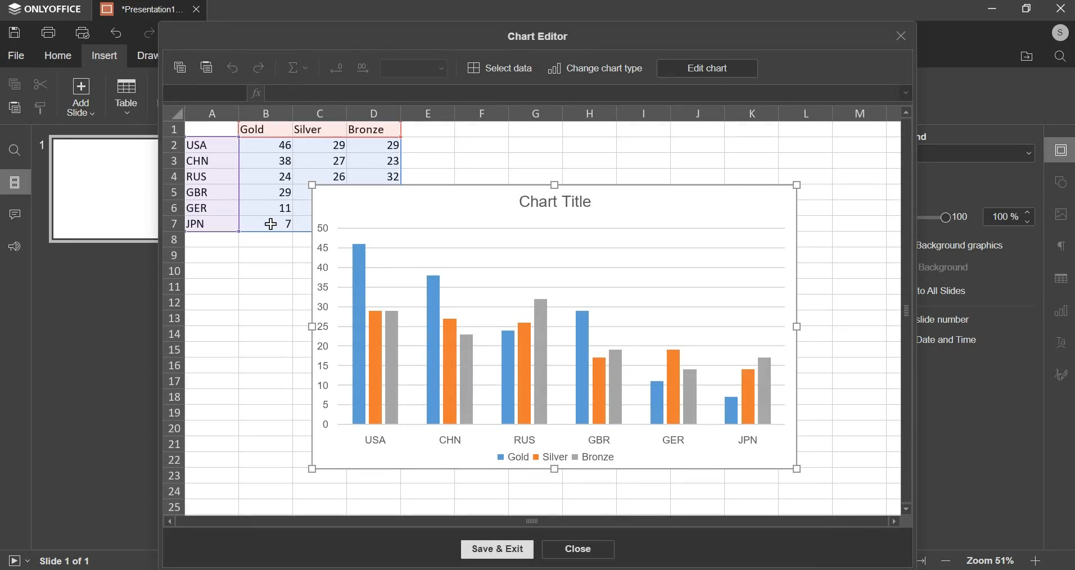 Image resolution: width=1075 pixels, height=570 pixels. Describe the element at coordinates (179, 67) in the screenshot. I see `copy` at that location.